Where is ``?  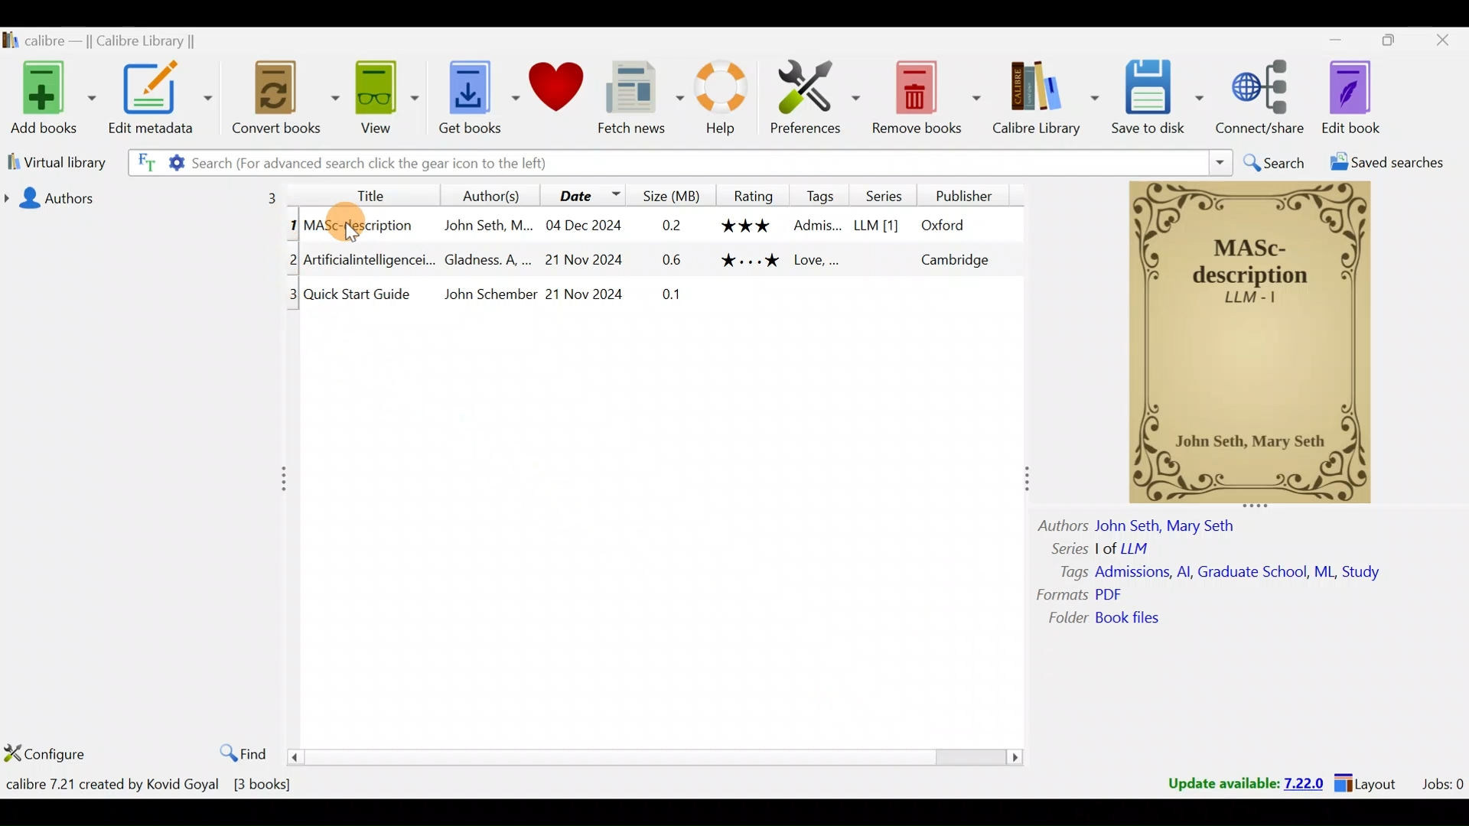  is located at coordinates (1241, 571).